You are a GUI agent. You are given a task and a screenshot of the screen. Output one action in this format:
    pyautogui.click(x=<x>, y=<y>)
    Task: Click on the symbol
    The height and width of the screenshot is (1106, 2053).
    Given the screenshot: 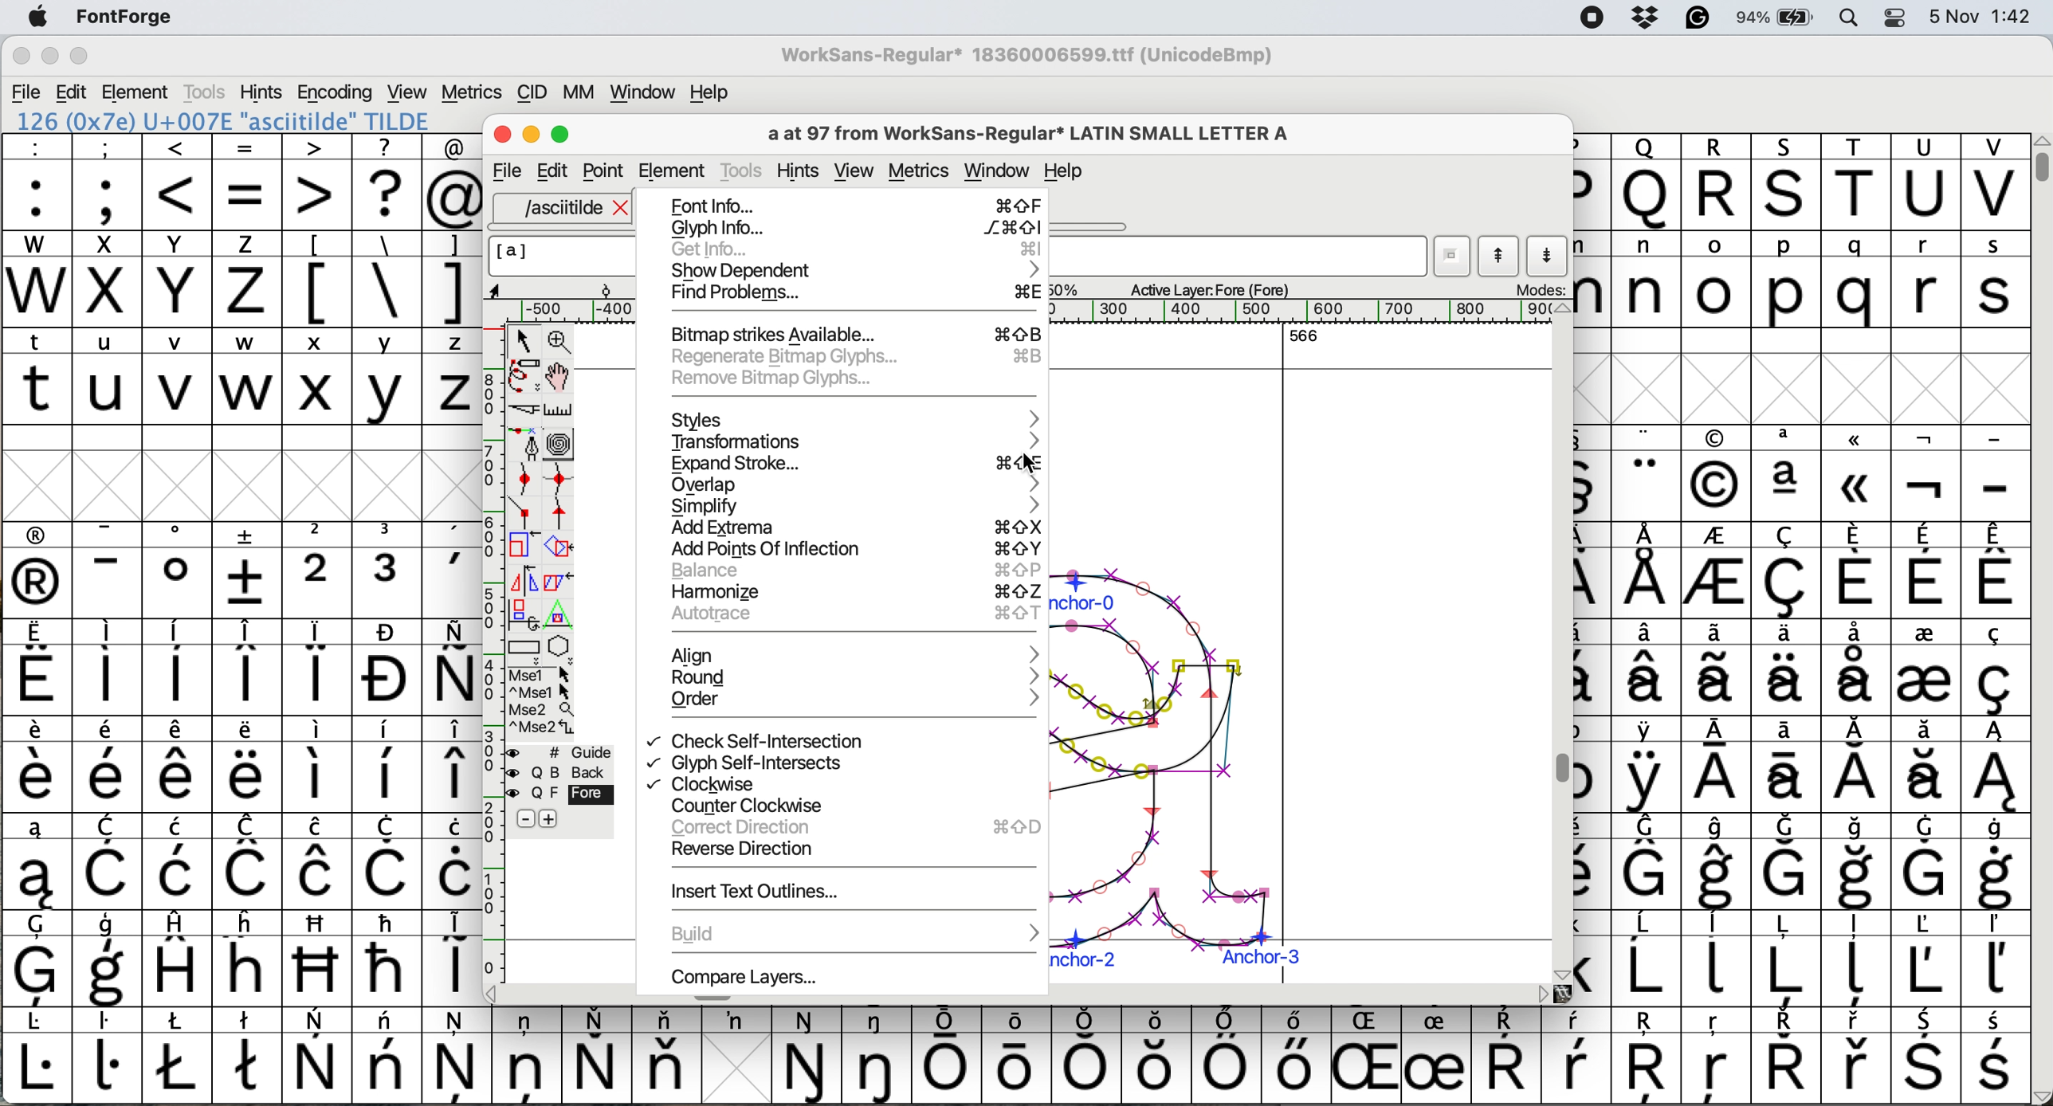 What is the action you would take?
    pyautogui.click(x=1860, y=960)
    